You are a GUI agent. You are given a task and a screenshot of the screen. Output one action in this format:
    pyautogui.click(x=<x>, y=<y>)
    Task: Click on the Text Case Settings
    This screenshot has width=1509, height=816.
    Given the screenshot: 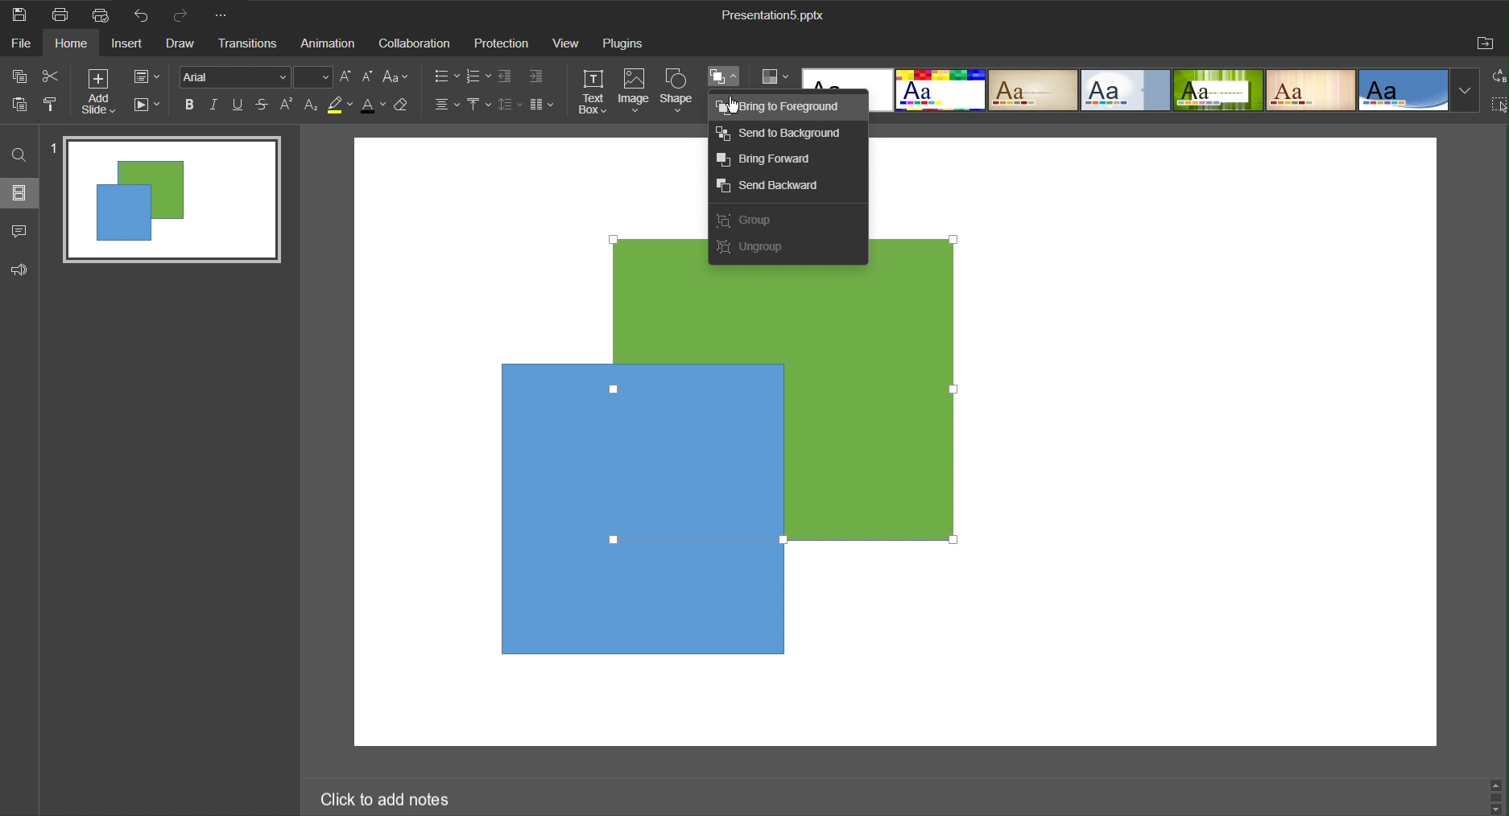 What is the action you would take?
    pyautogui.click(x=401, y=78)
    